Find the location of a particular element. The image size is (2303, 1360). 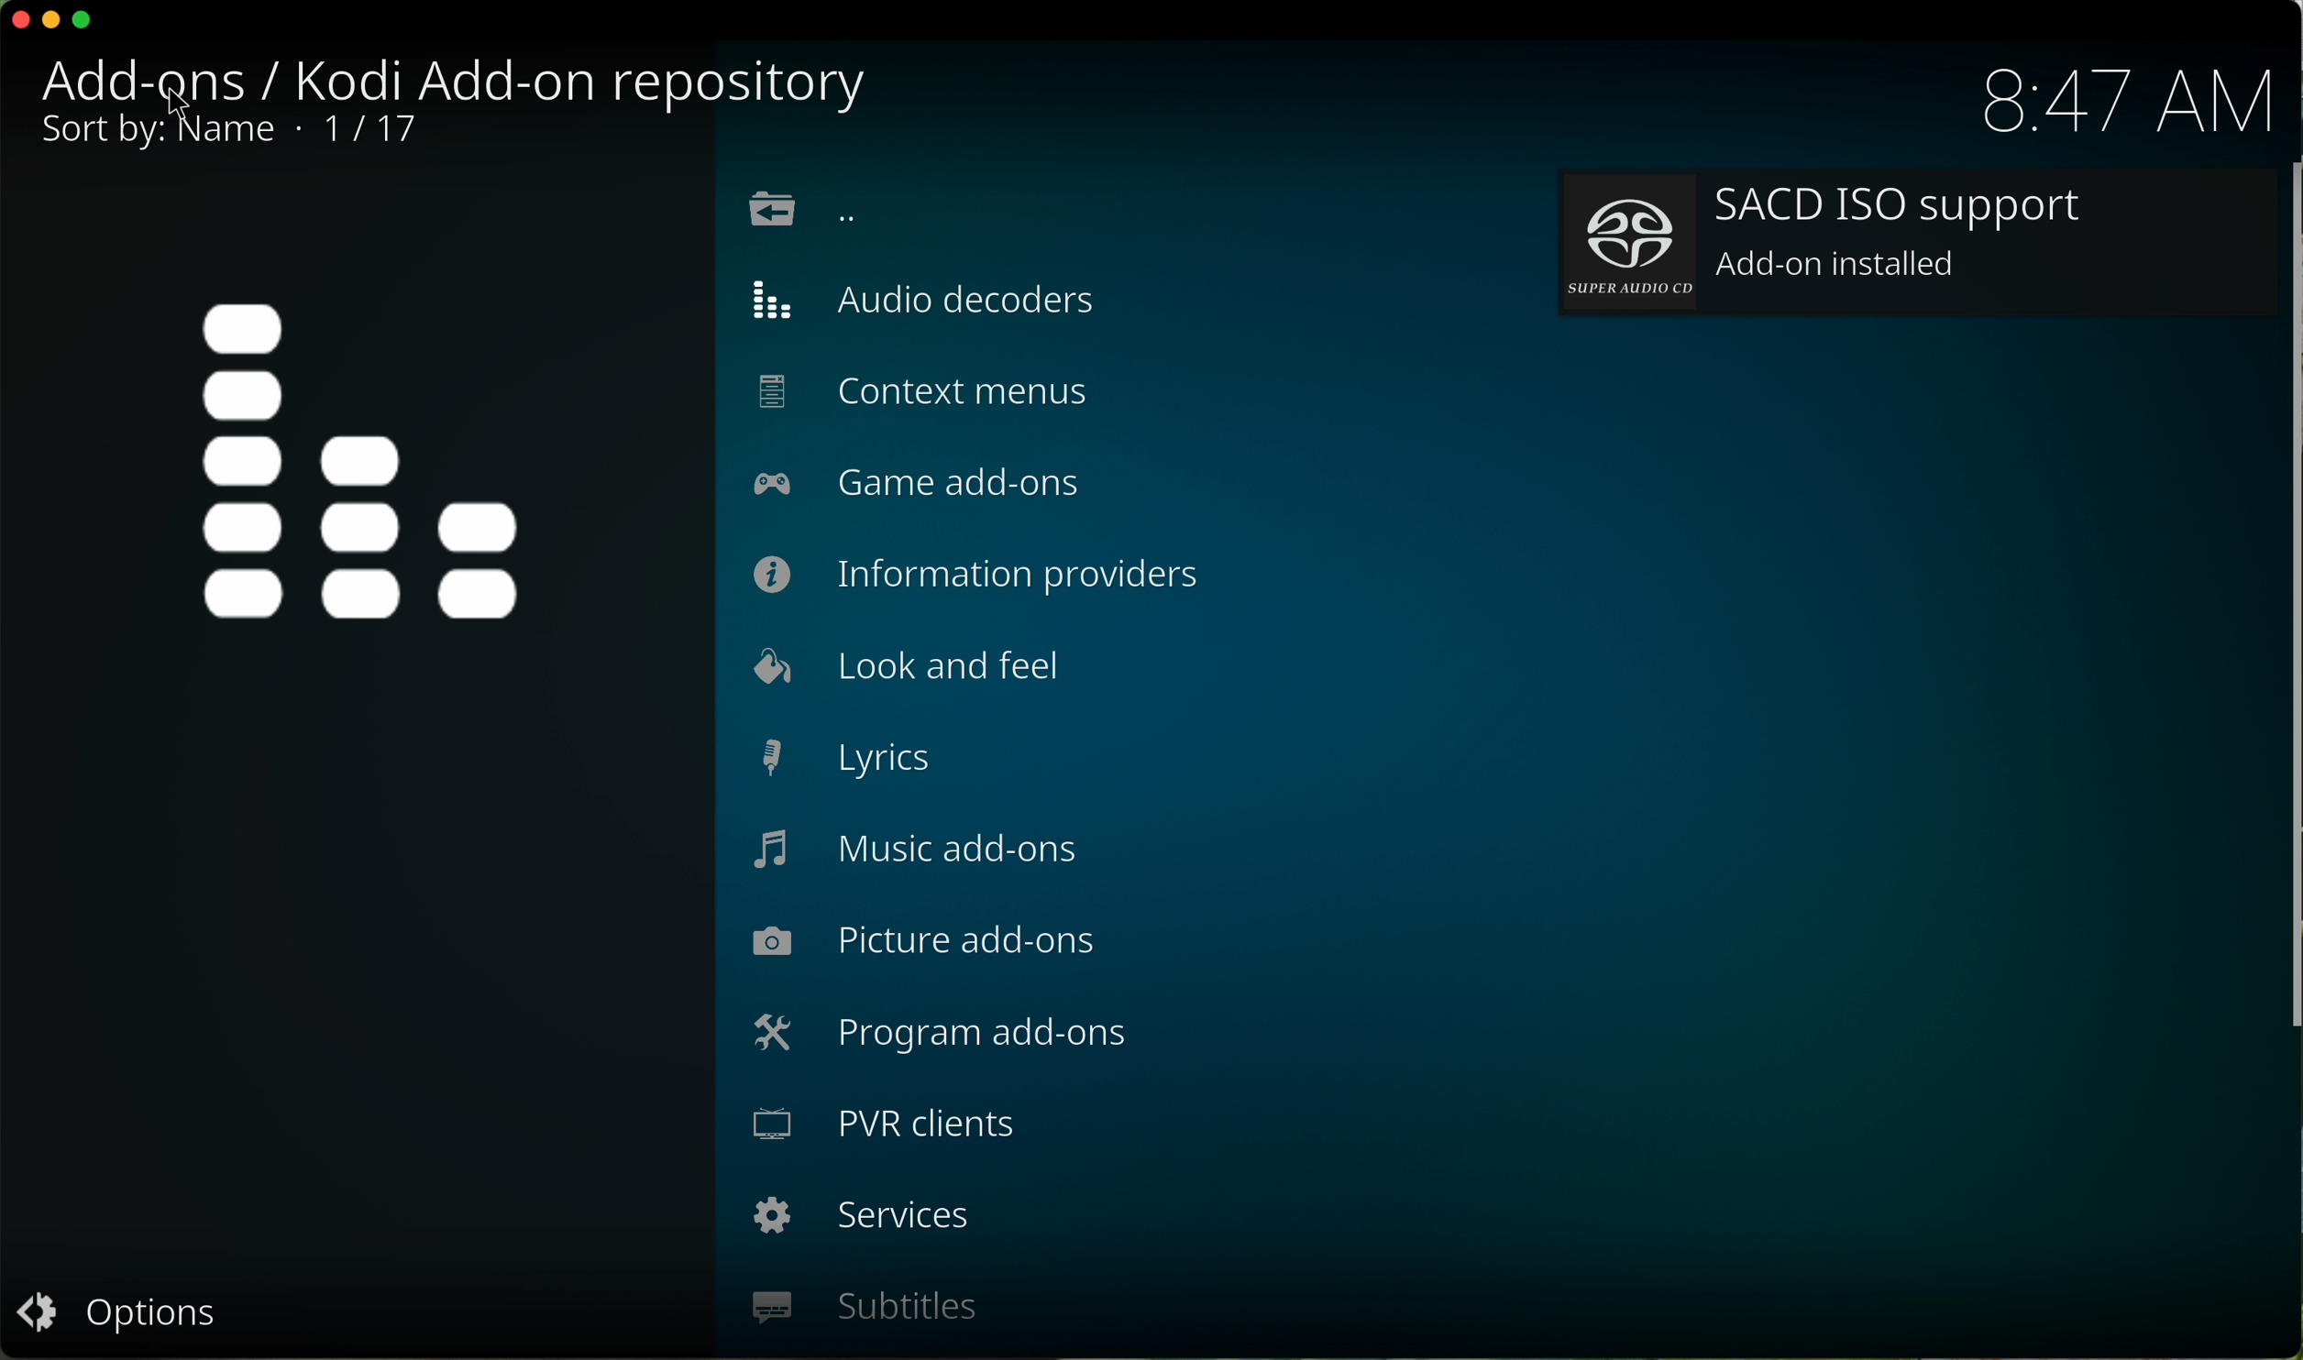

minimize is located at coordinates (53, 19).